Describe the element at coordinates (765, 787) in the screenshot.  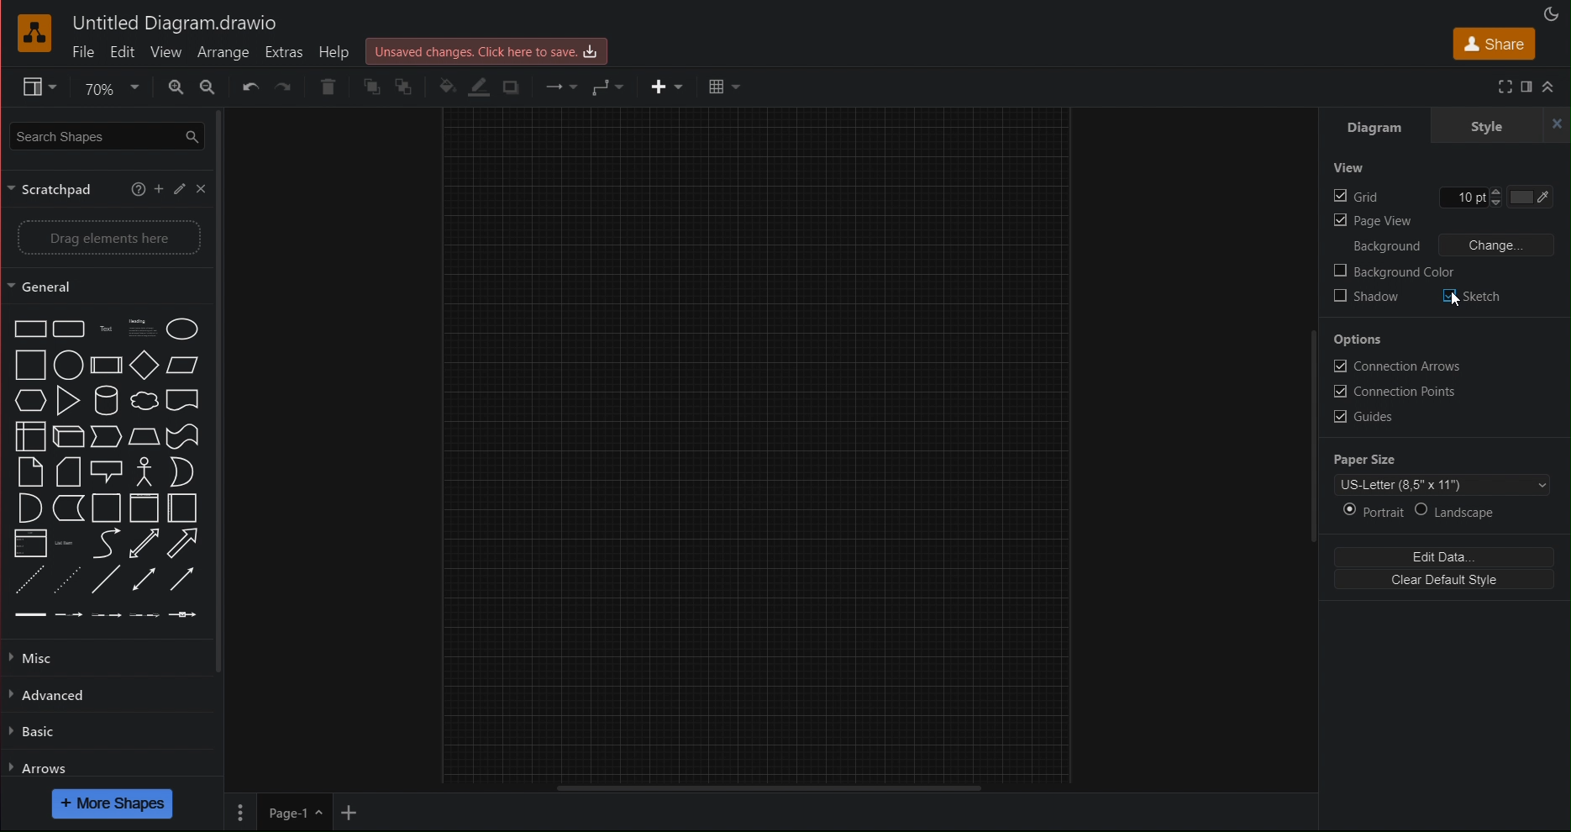
I see `Scrollbar` at that location.